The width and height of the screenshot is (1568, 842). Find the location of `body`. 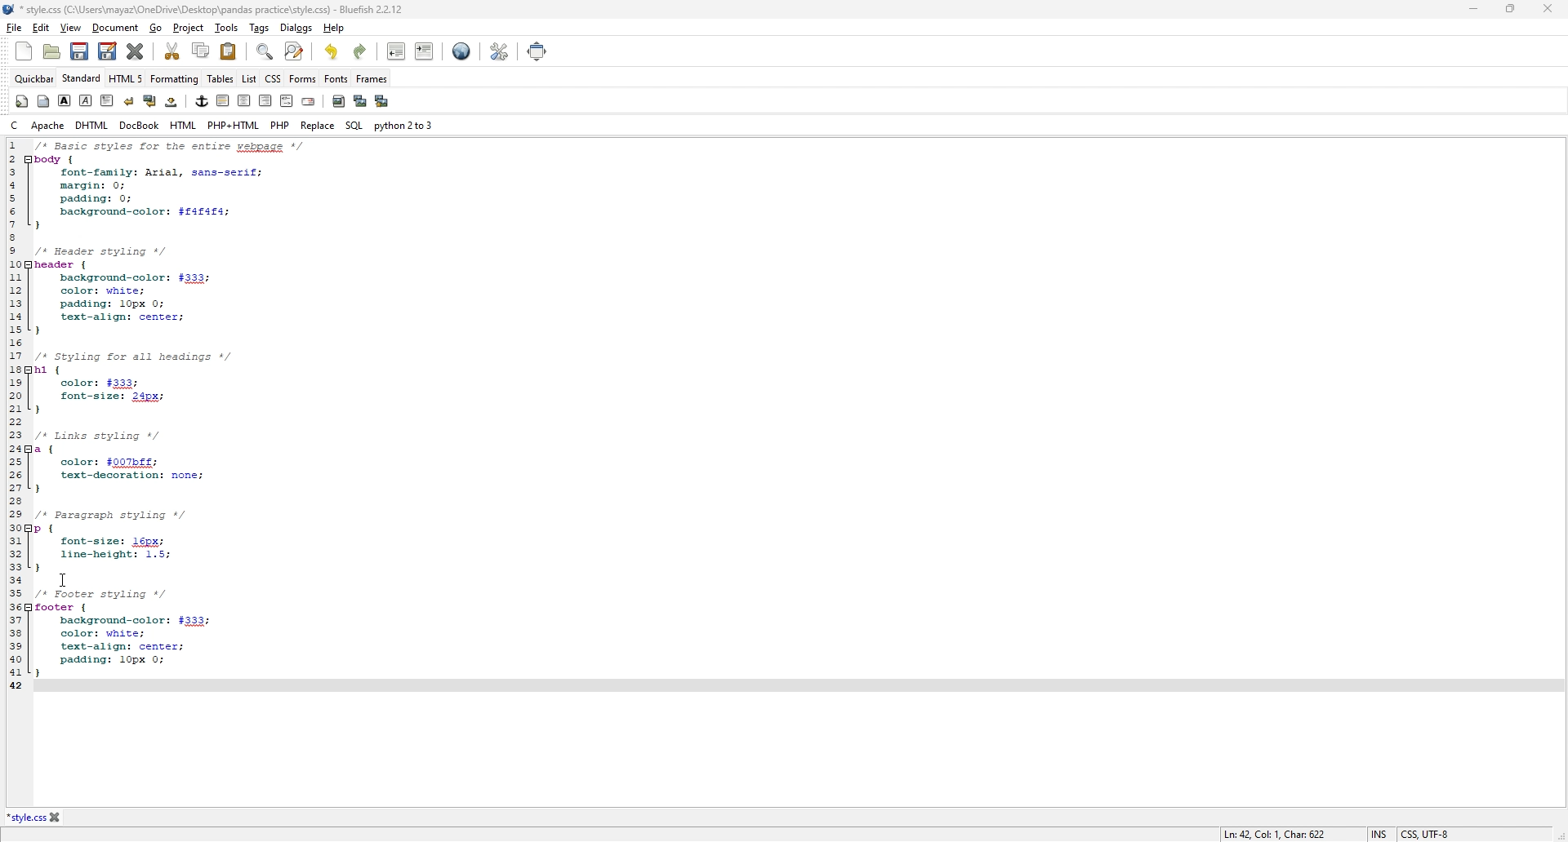

body is located at coordinates (42, 101).